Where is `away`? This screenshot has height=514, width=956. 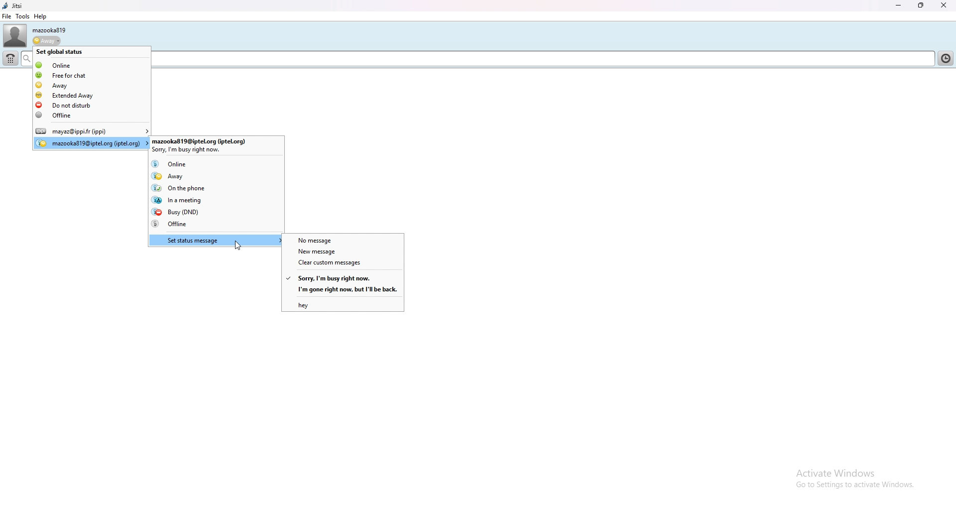
away is located at coordinates (92, 85).